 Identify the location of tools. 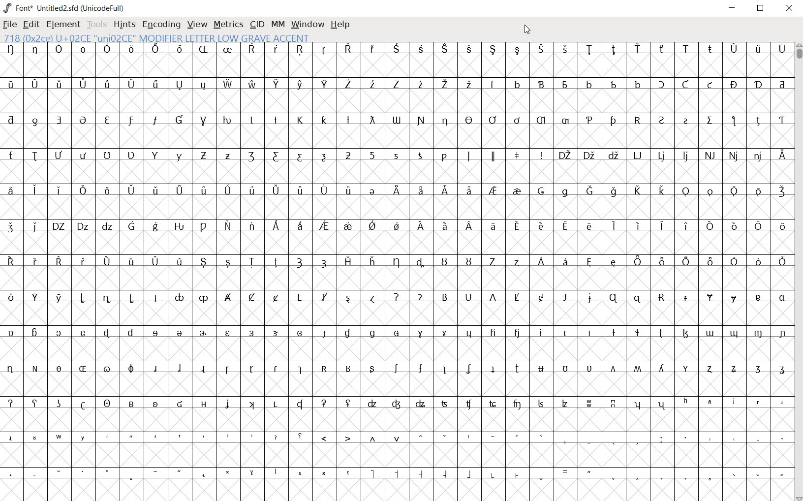
(98, 26).